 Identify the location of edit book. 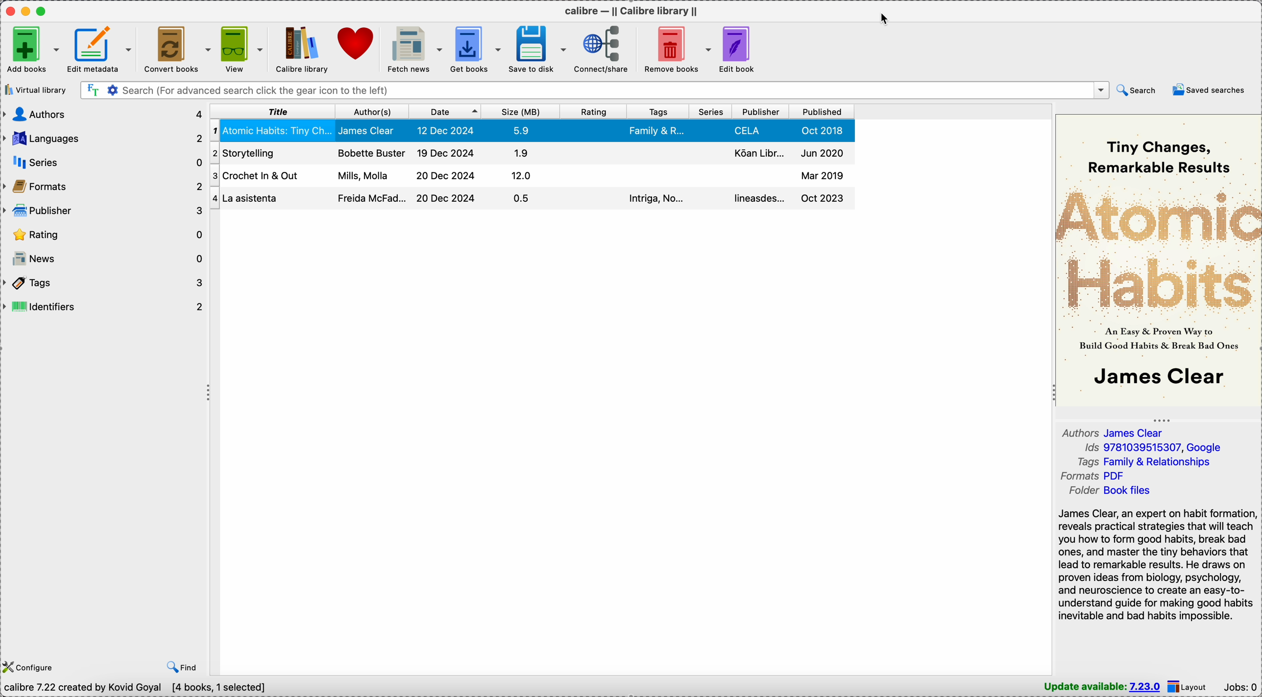
(738, 49).